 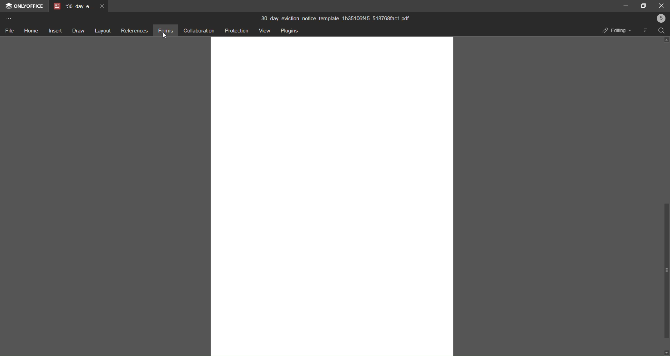 I want to click on cursor, so click(x=164, y=38).